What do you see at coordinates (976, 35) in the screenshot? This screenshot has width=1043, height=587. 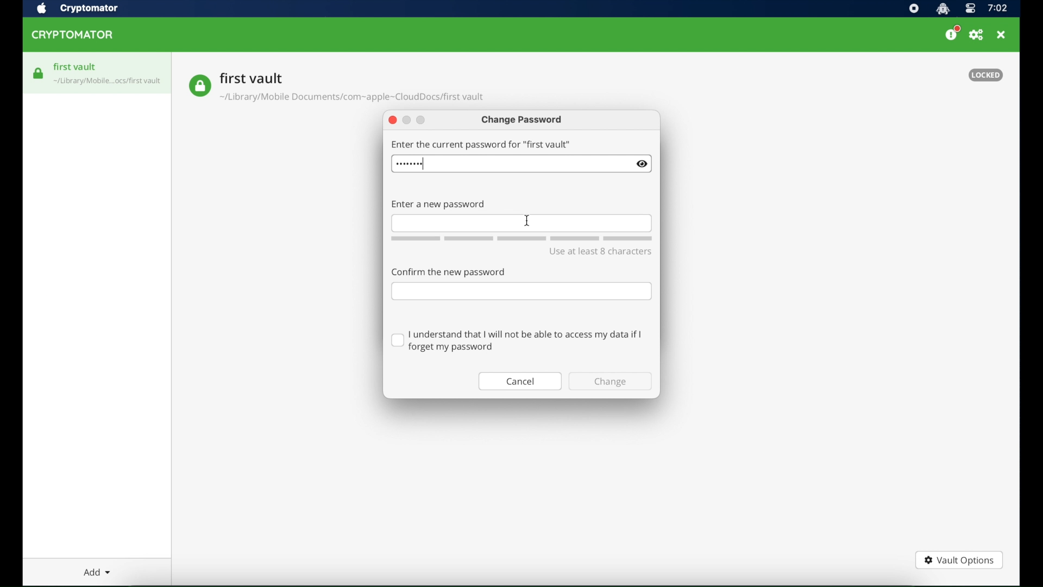 I see `preferences` at bounding box center [976, 35].